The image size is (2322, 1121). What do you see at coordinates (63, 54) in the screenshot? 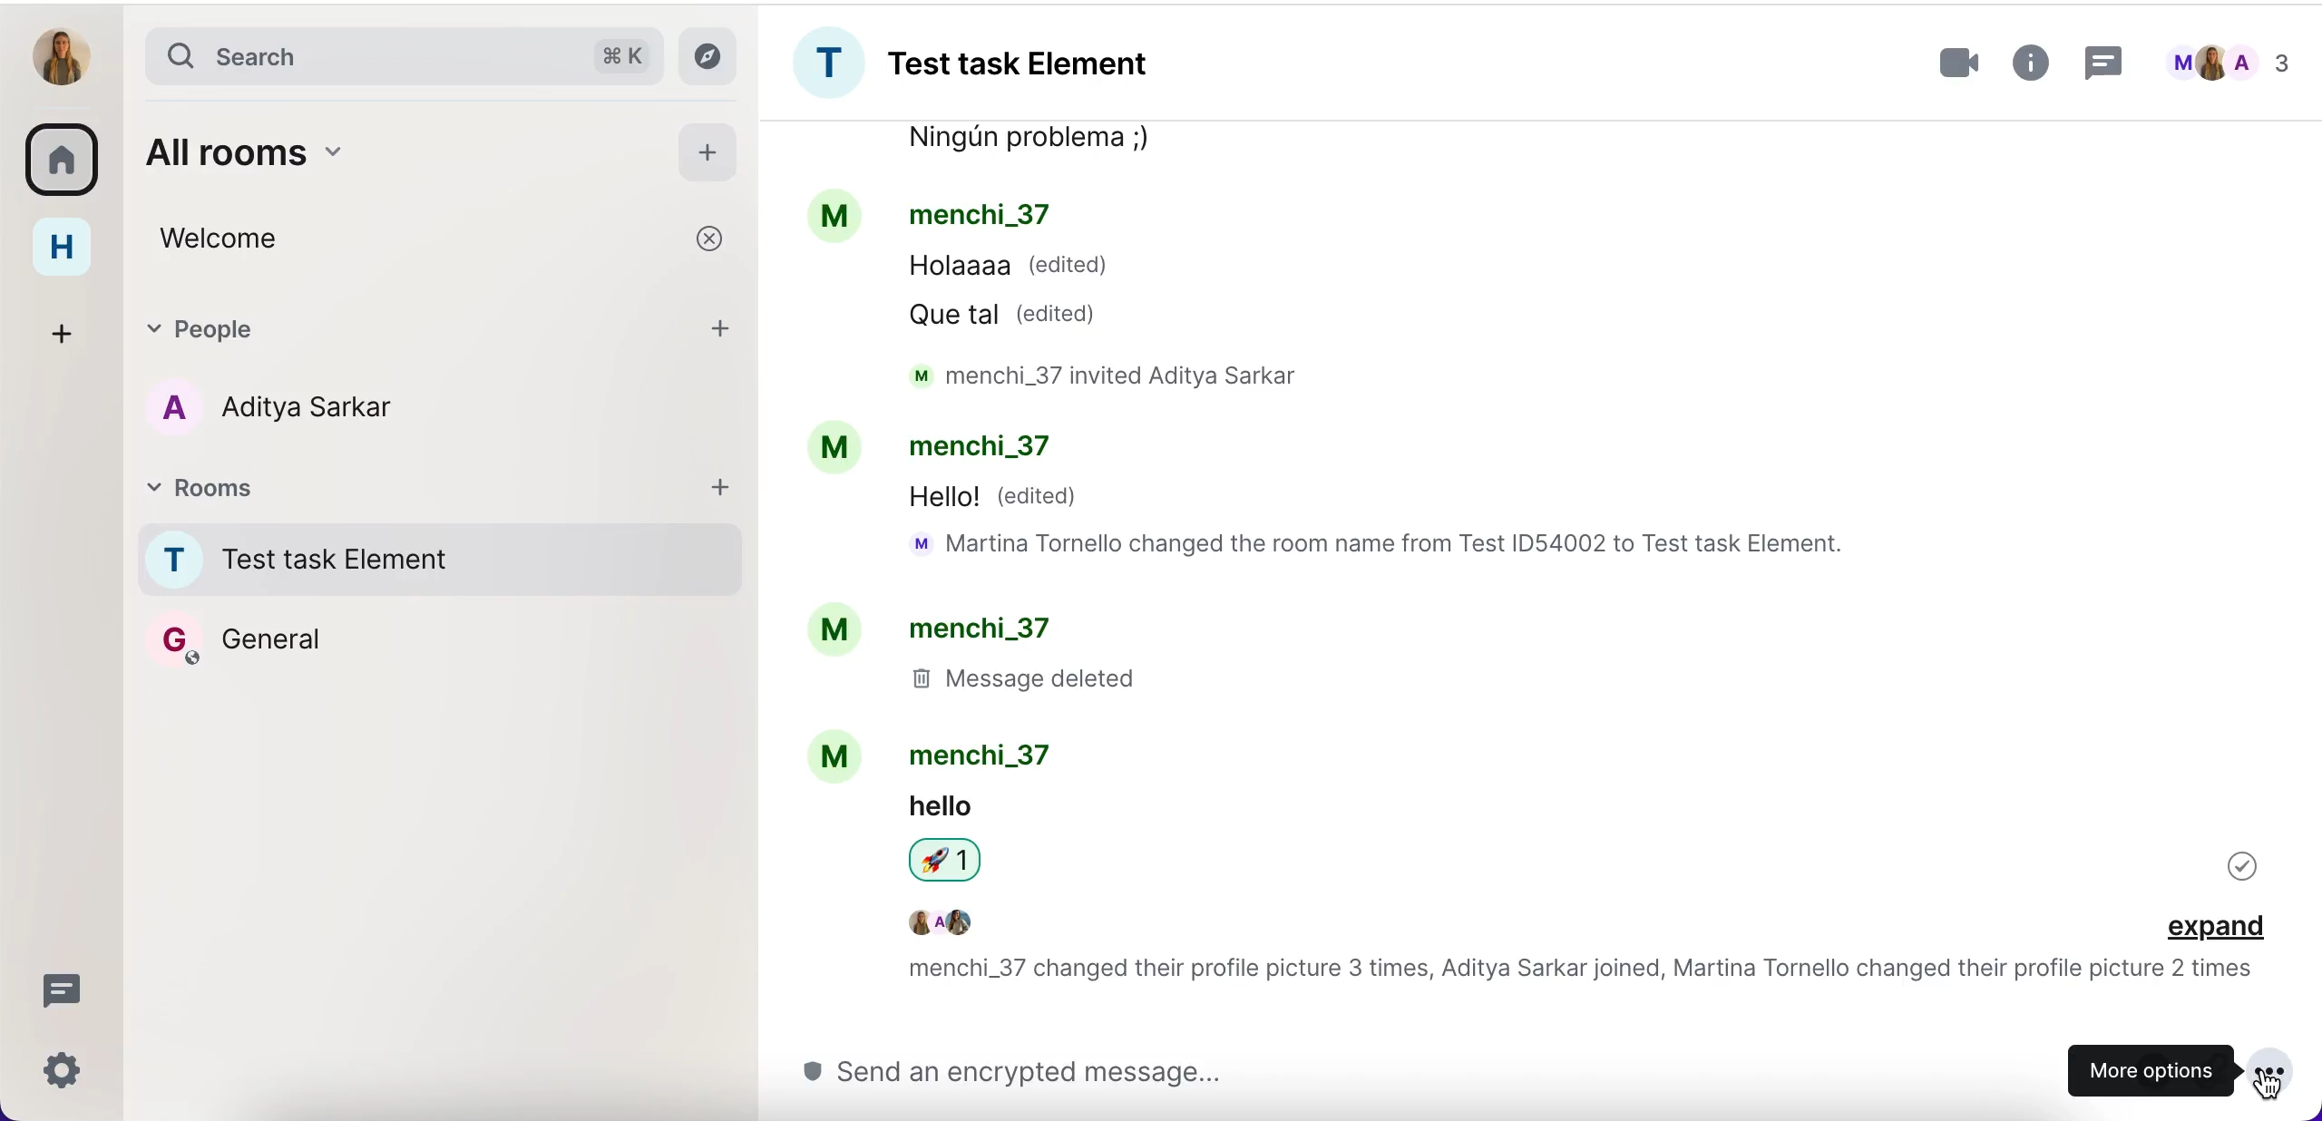
I see `user` at bounding box center [63, 54].